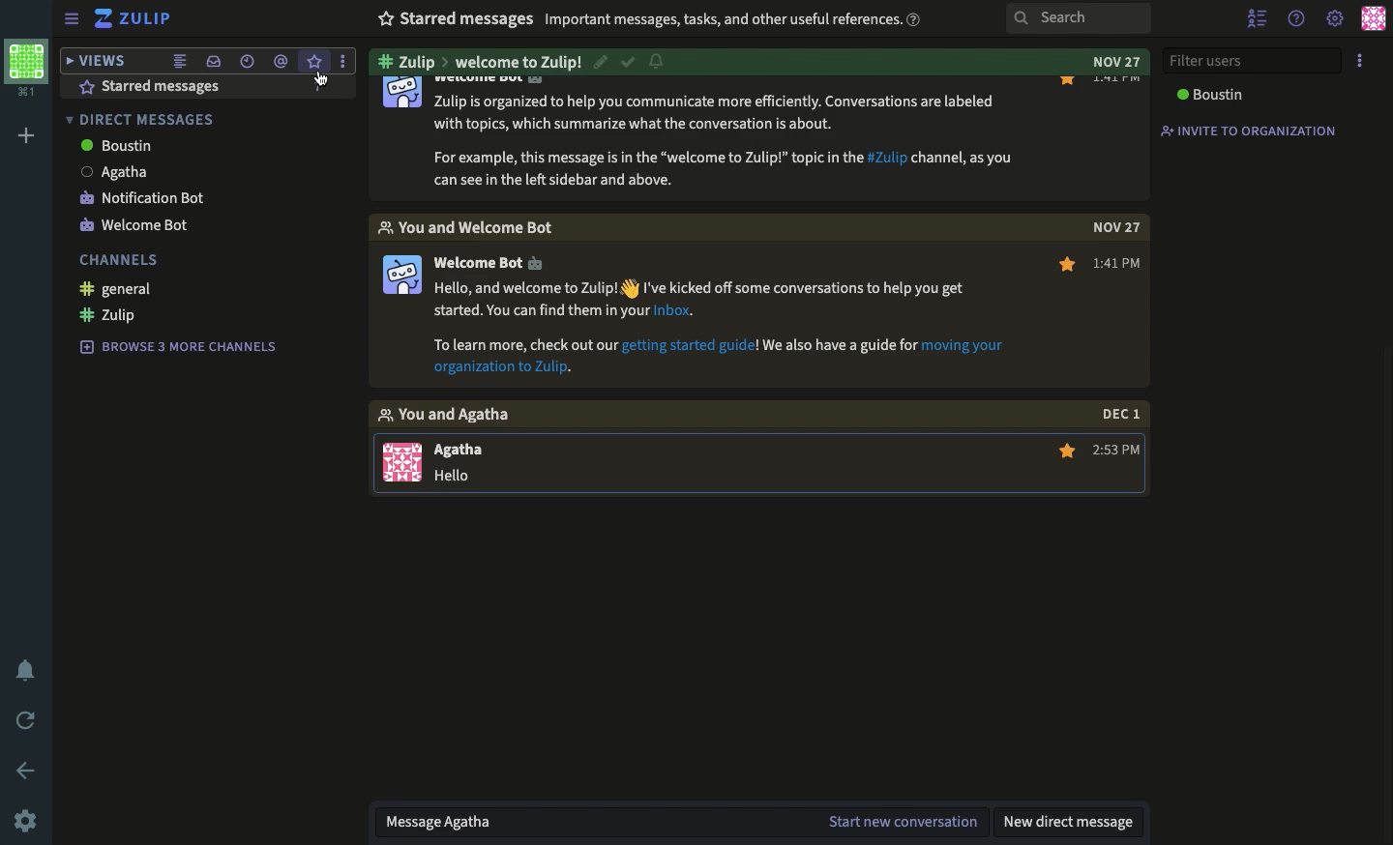  What do you see at coordinates (1373, 20) in the screenshot?
I see `user profile` at bounding box center [1373, 20].